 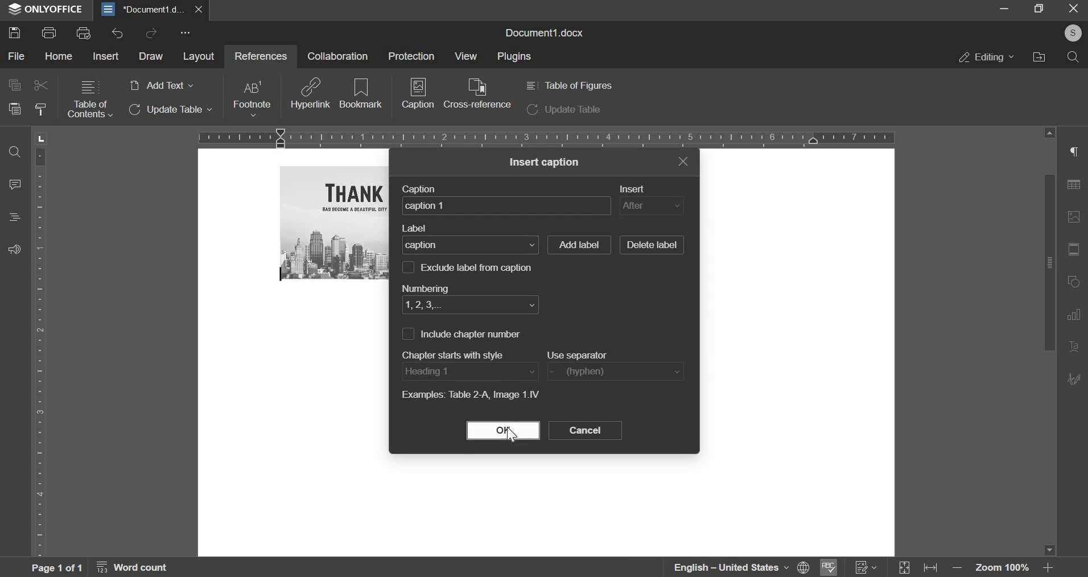 What do you see at coordinates (515, 57) in the screenshot?
I see `plugins` at bounding box center [515, 57].